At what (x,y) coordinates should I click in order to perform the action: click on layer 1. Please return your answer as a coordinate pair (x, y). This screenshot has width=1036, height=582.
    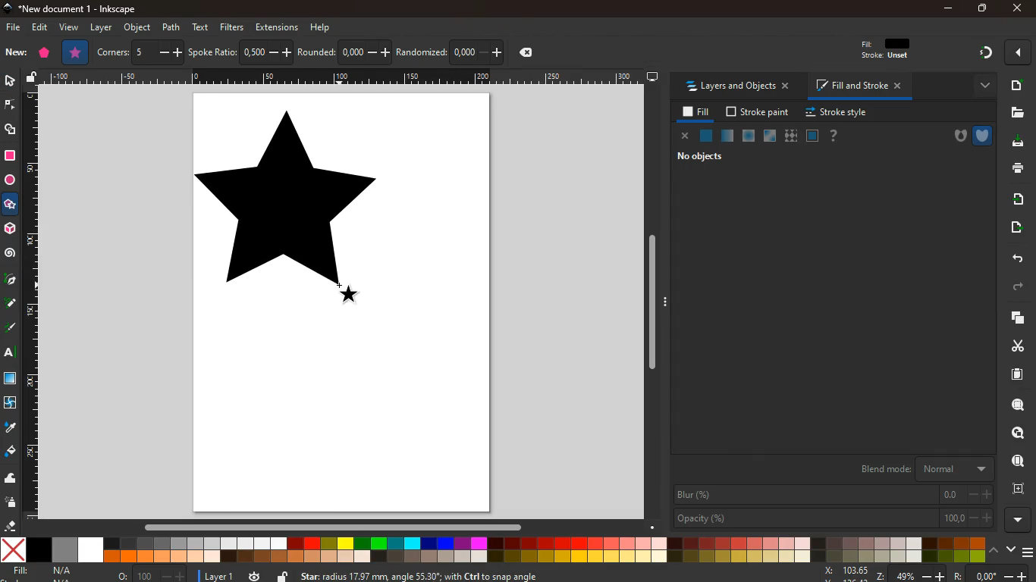
    Looking at the image, I should click on (222, 576).